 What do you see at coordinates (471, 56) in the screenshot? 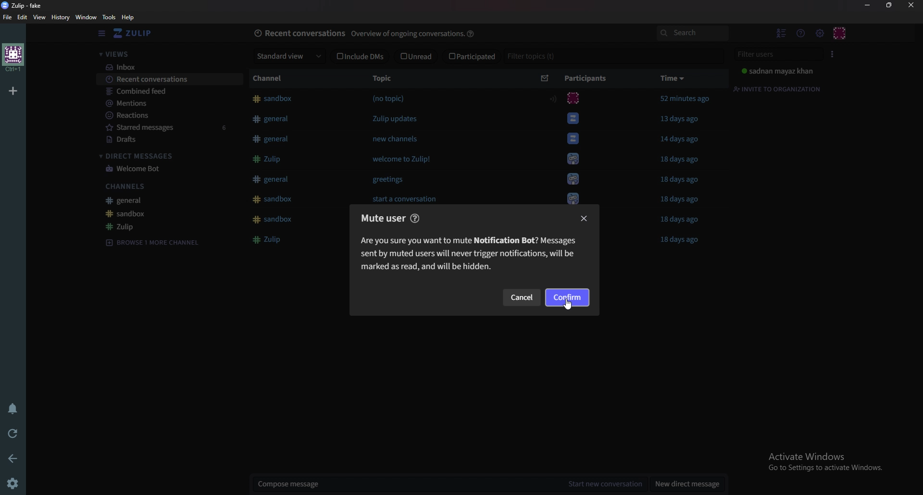
I see `Participated` at bounding box center [471, 56].